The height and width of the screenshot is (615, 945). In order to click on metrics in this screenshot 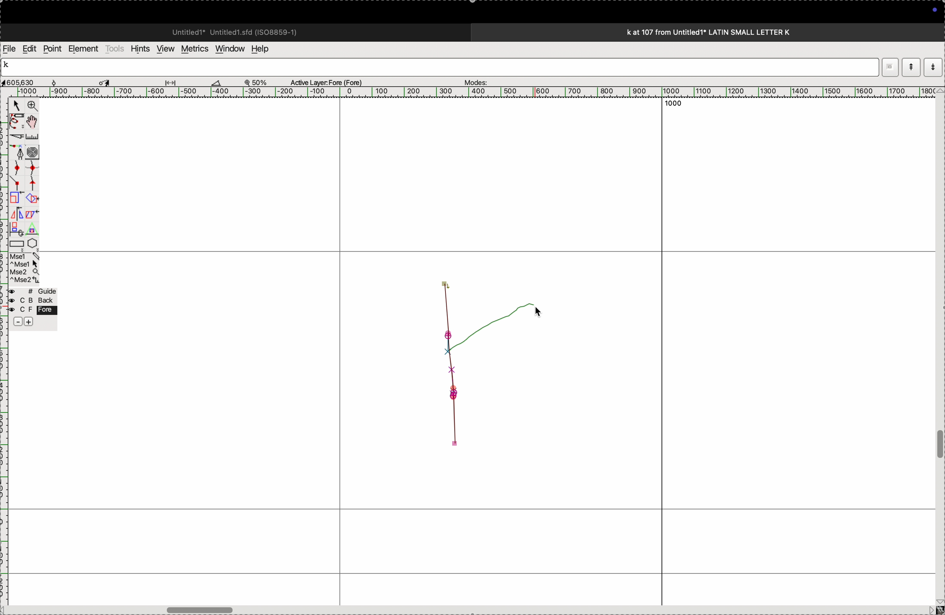, I will do `click(194, 49)`.